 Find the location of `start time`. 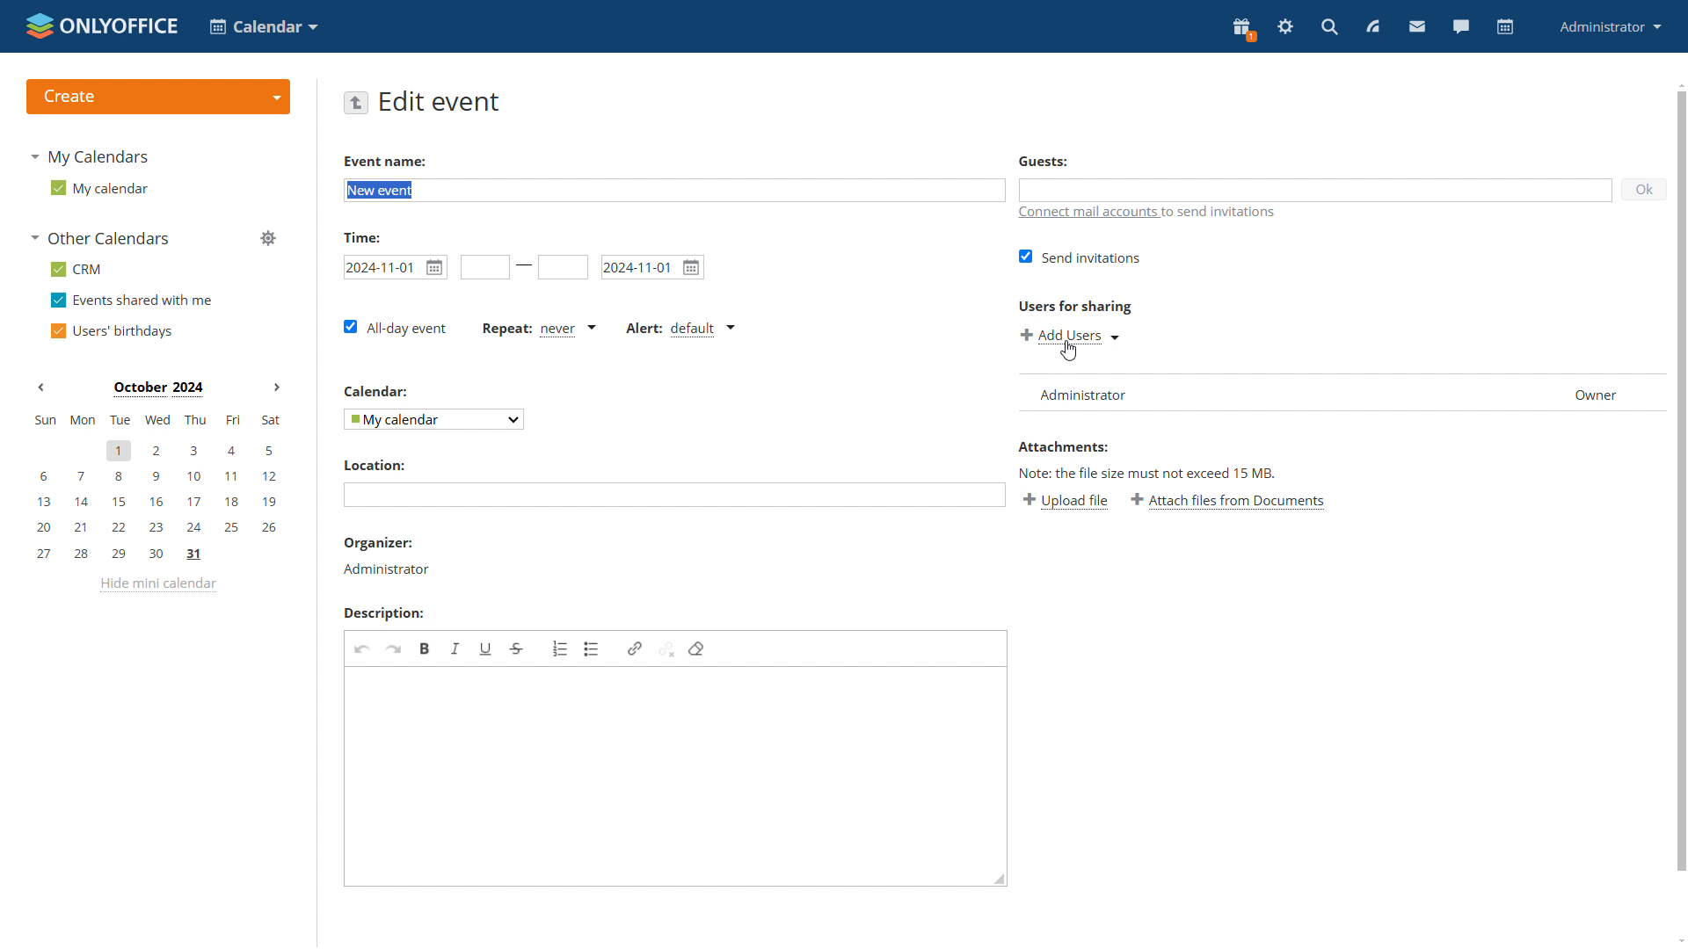

start time is located at coordinates (484, 268).